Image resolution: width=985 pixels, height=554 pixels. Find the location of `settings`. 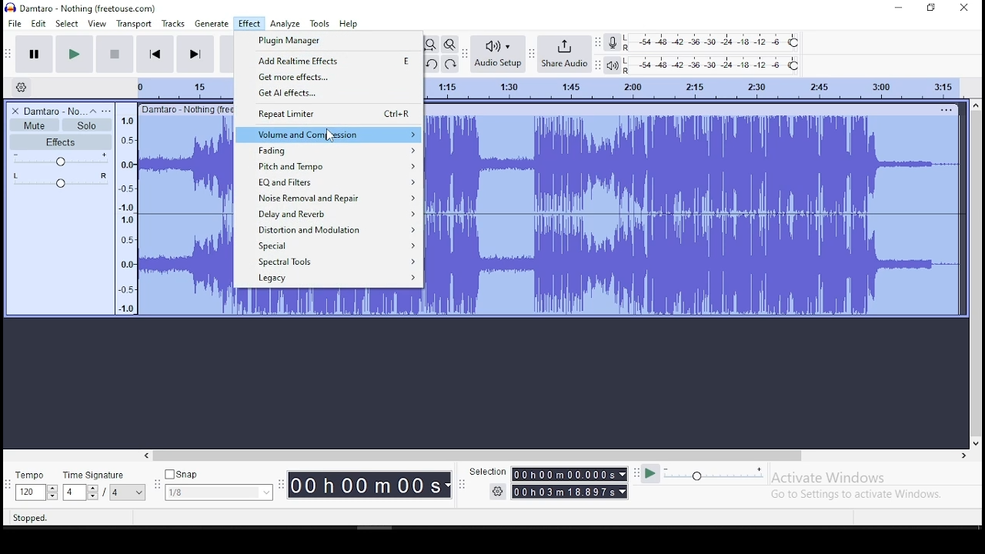

settings is located at coordinates (497, 492).